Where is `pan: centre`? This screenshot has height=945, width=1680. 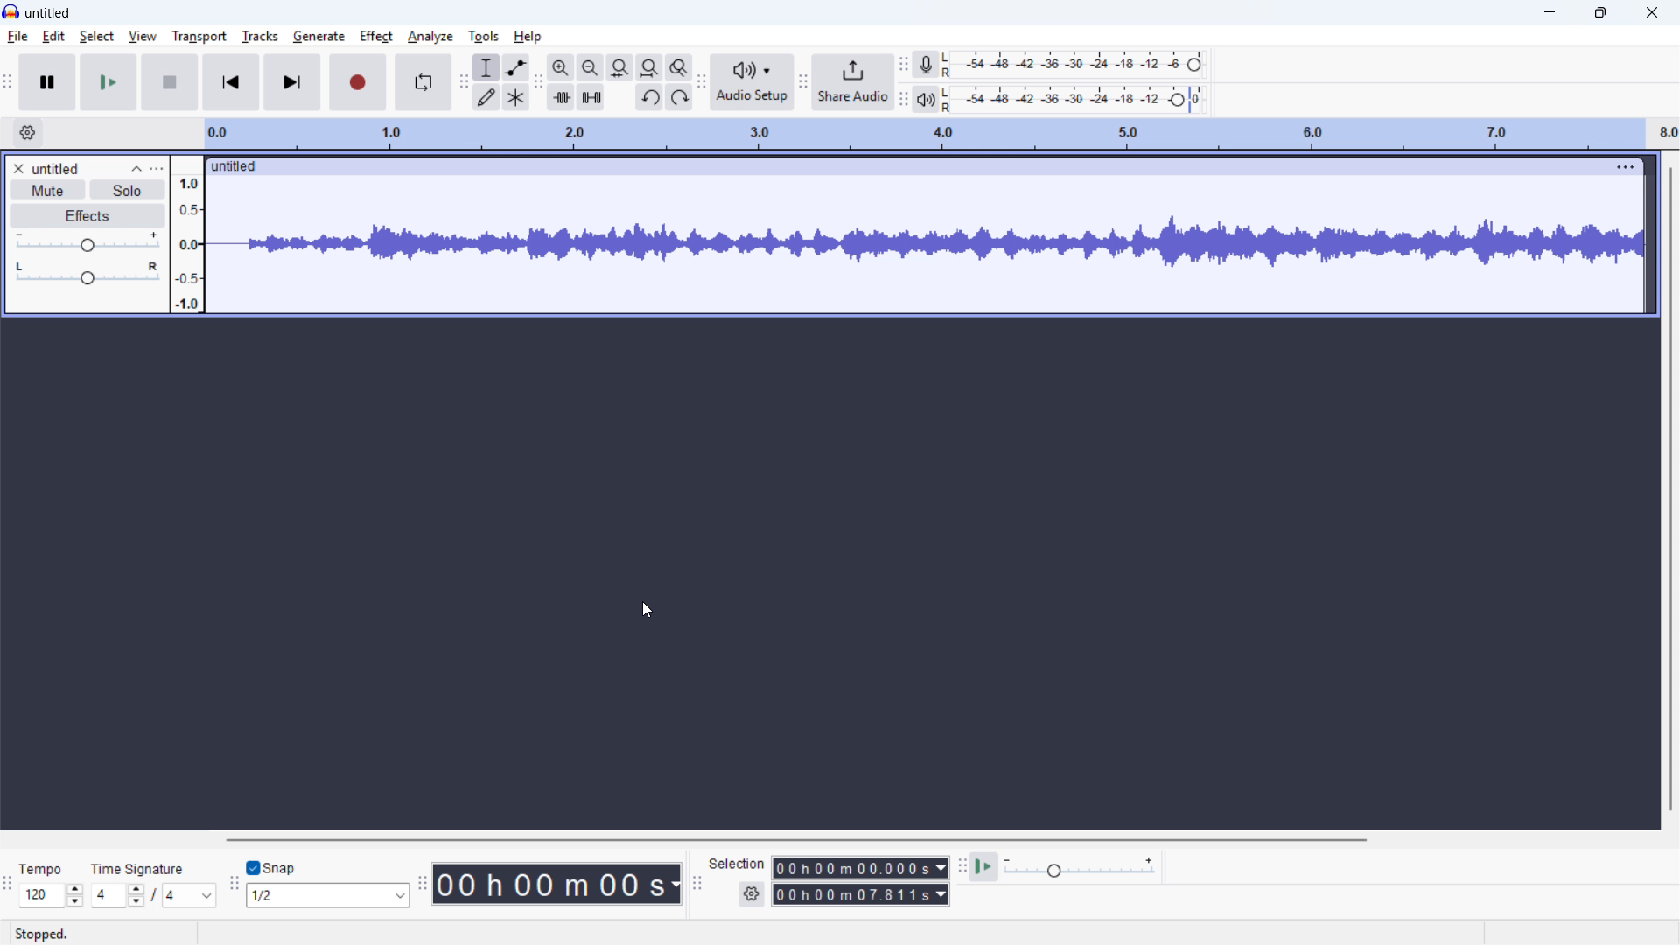 pan: centre is located at coordinates (87, 273).